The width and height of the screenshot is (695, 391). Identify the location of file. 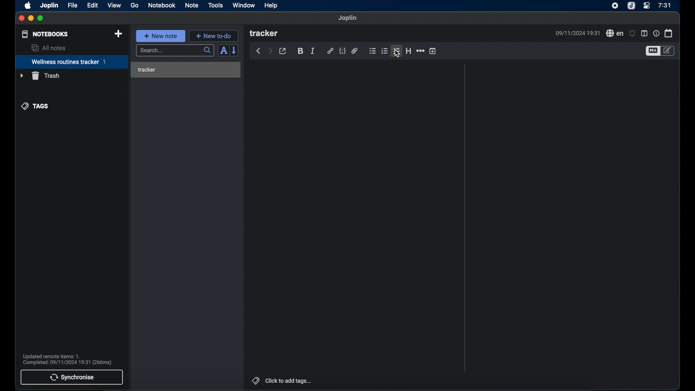
(72, 5).